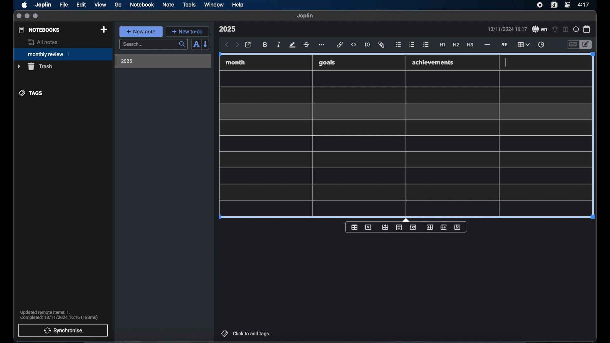 Image resolution: width=610 pixels, height=343 pixels. Describe the element at coordinates (354, 45) in the screenshot. I see `inline code` at that location.